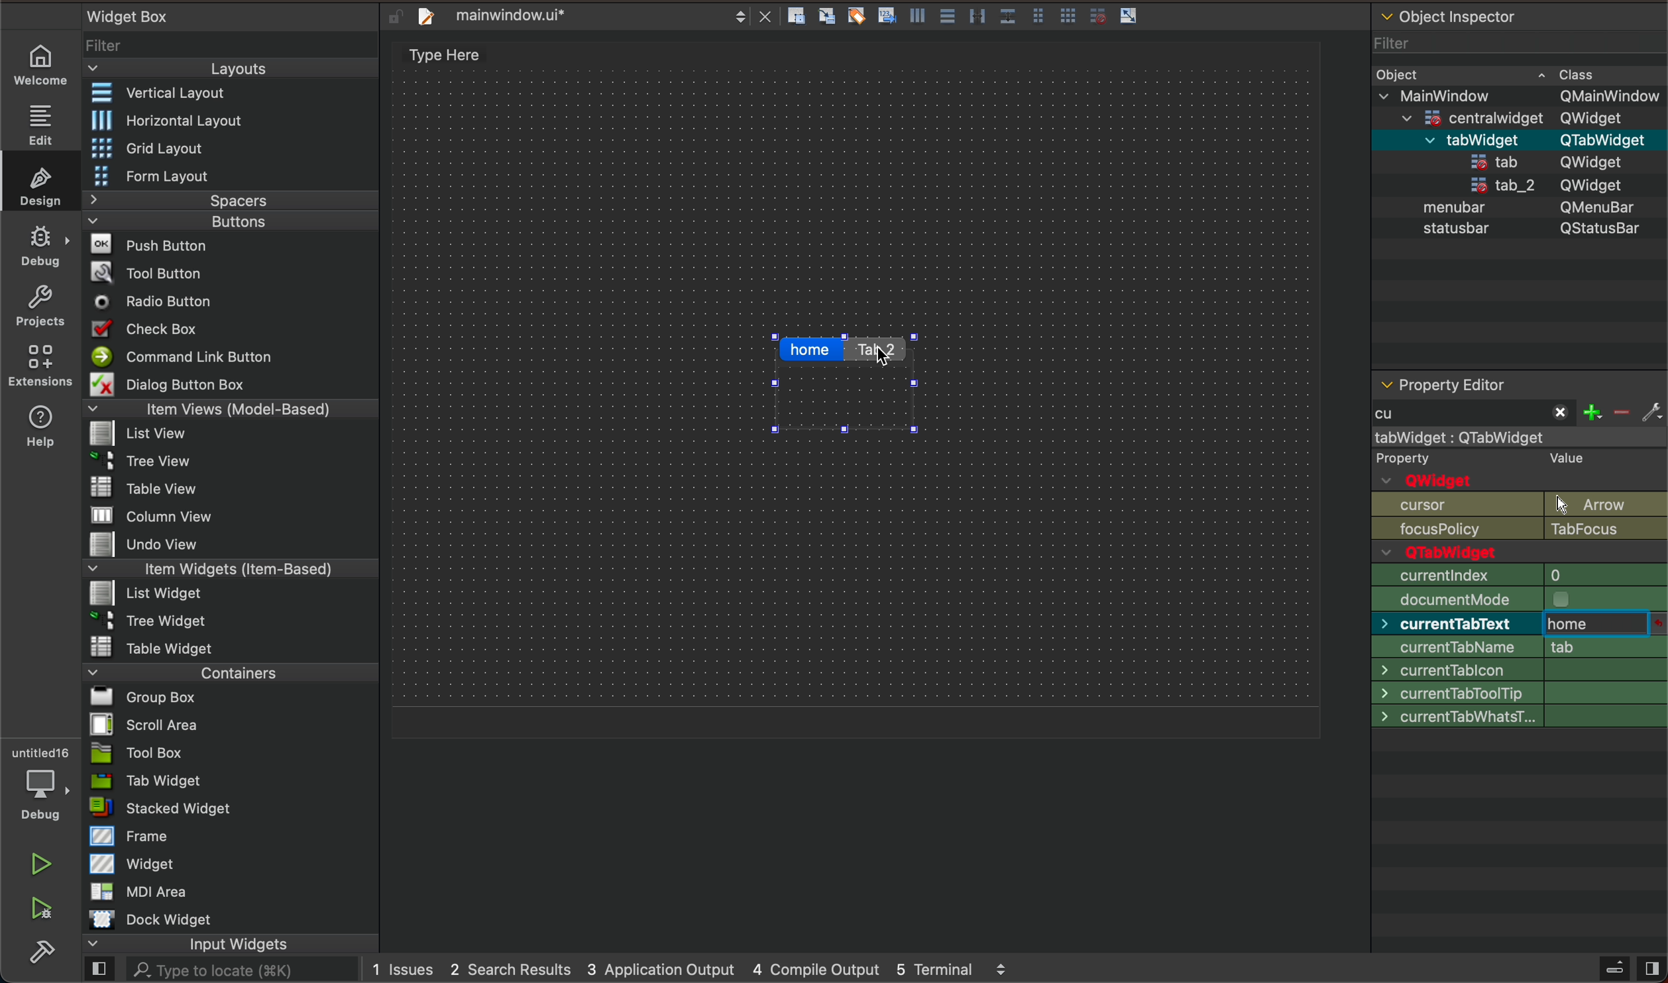 Image resolution: width=1668 pixels, height=983 pixels. I want to click on size policy, so click(1520, 598).